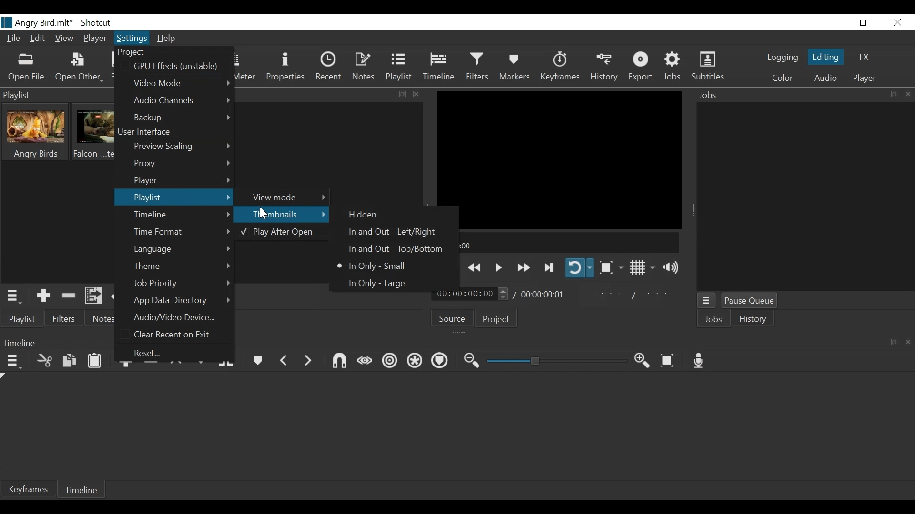 This screenshot has width=915, height=514. Describe the element at coordinates (150, 133) in the screenshot. I see `User Interface` at that location.